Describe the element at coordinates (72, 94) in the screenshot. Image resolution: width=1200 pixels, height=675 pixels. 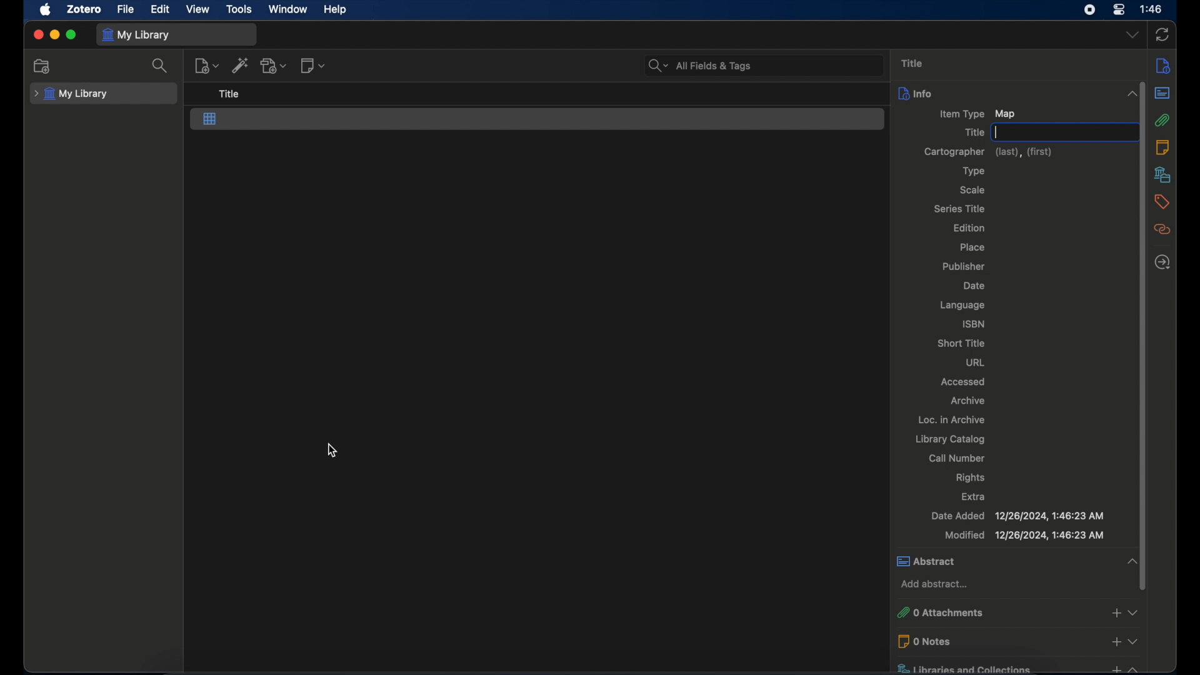
I see `my library` at that location.